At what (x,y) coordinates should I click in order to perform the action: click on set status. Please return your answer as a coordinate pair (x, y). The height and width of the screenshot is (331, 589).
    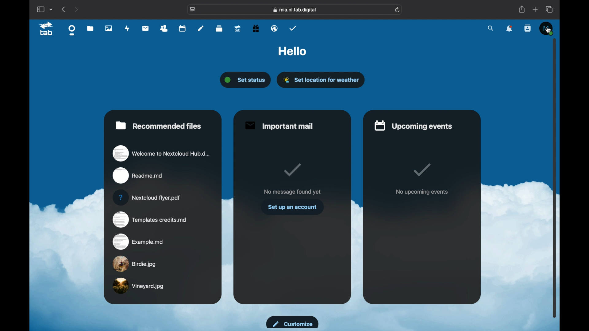
    Looking at the image, I should click on (246, 80).